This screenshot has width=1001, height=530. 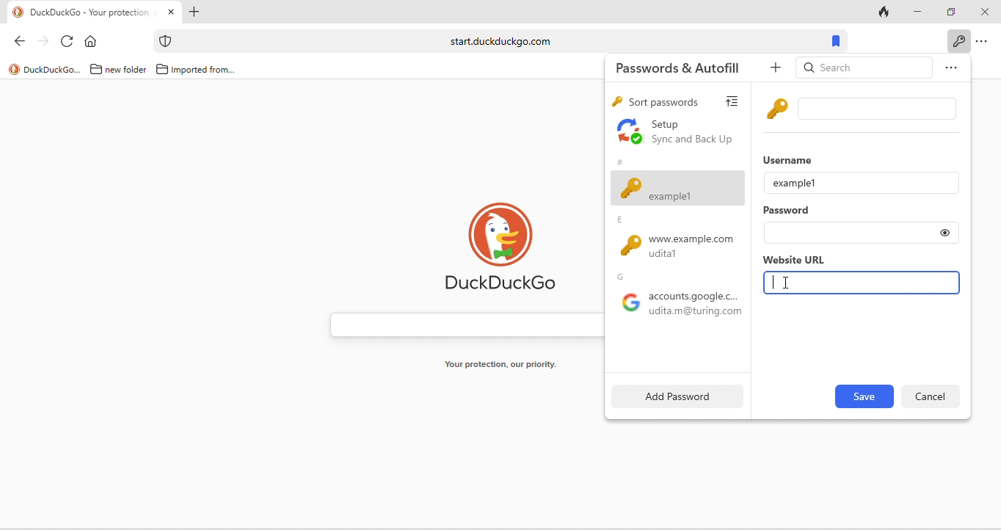 I want to click on input box, so click(x=880, y=109).